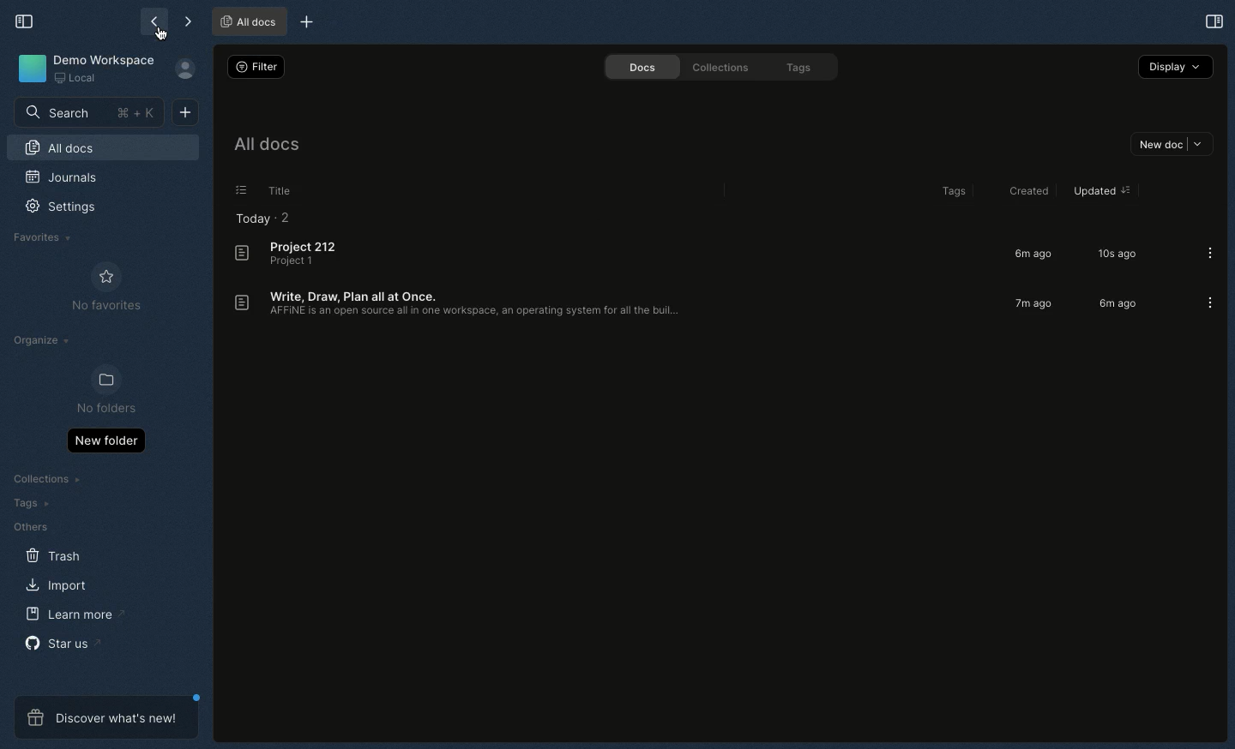 The width and height of the screenshot is (1235, 749). What do you see at coordinates (30, 503) in the screenshot?
I see `Tags` at bounding box center [30, 503].